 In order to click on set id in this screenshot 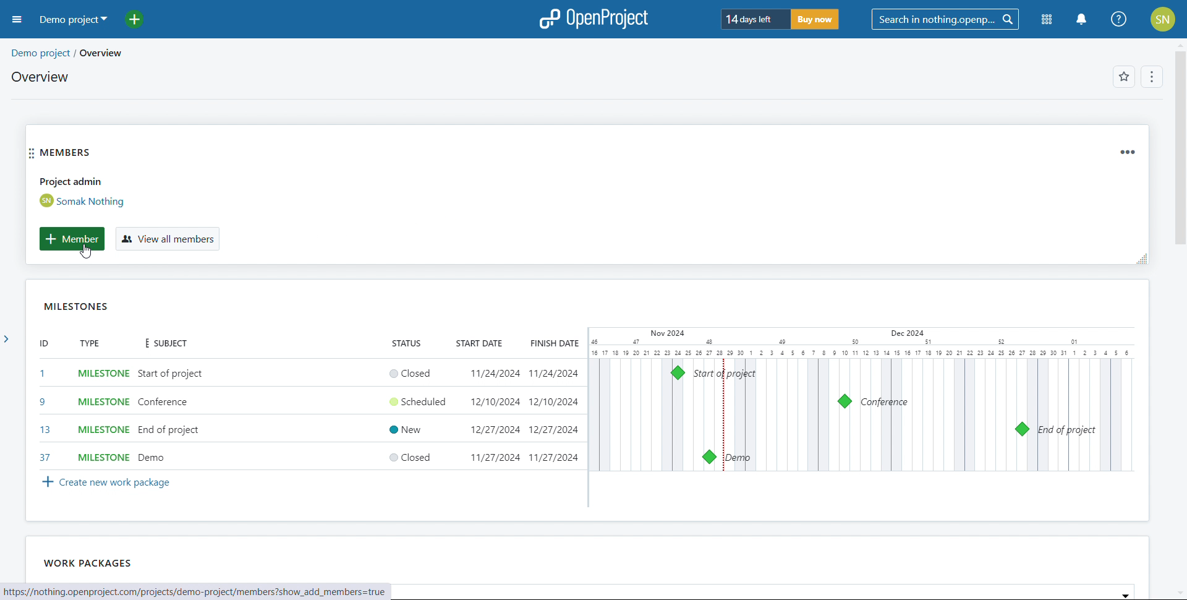, I will do `click(43, 373)`.